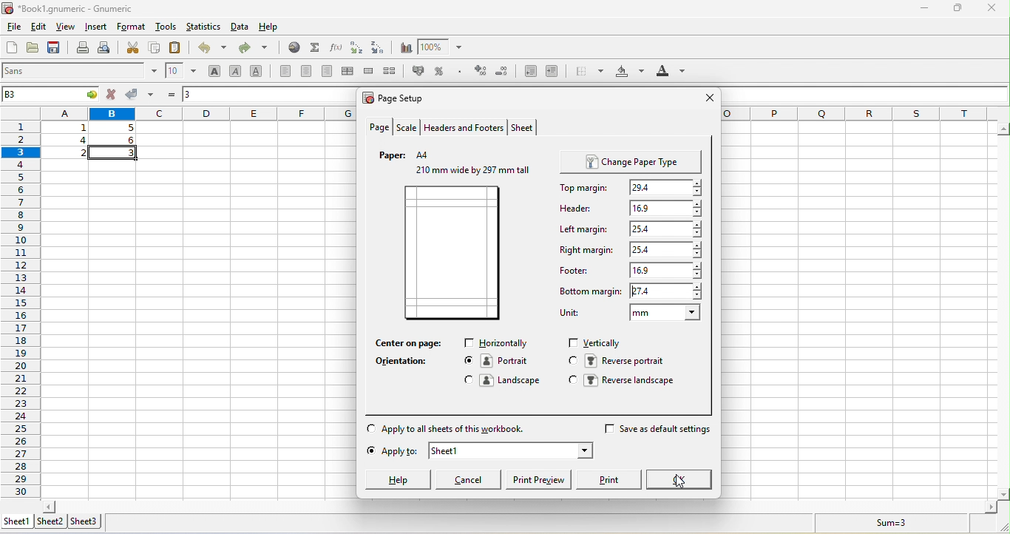 The image size is (1010, 534). I want to click on cut, so click(132, 48).